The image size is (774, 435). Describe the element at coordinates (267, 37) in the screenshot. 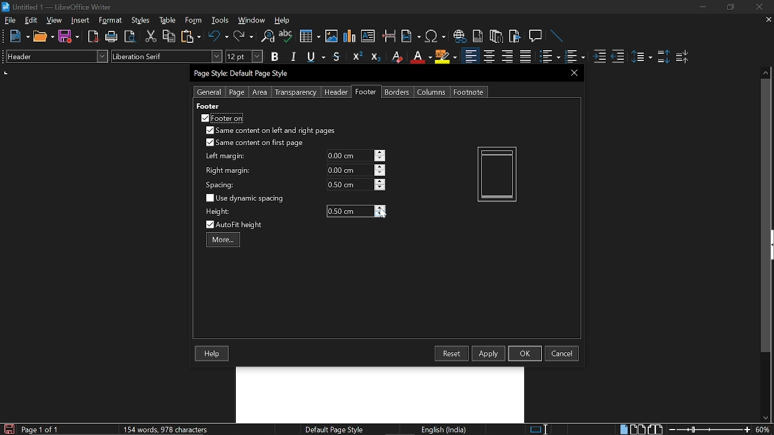

I see `Find and replace` at that location.